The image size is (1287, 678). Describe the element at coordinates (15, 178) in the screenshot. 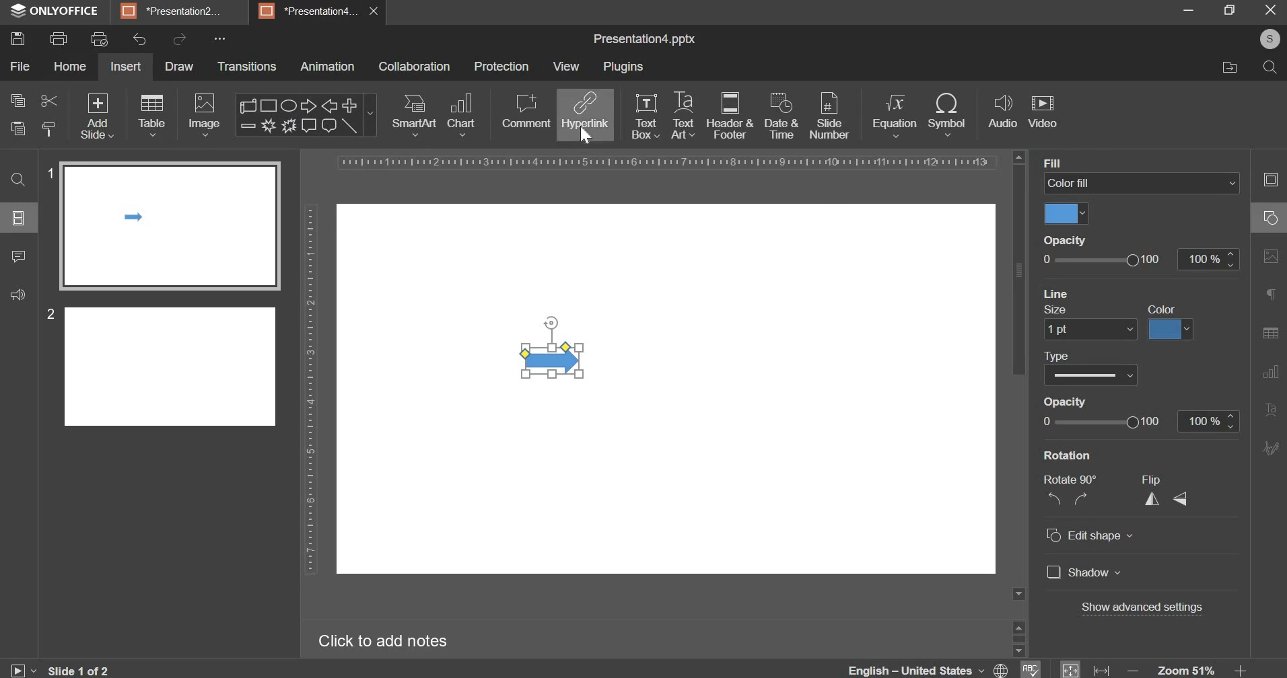

I see `search` at that location.